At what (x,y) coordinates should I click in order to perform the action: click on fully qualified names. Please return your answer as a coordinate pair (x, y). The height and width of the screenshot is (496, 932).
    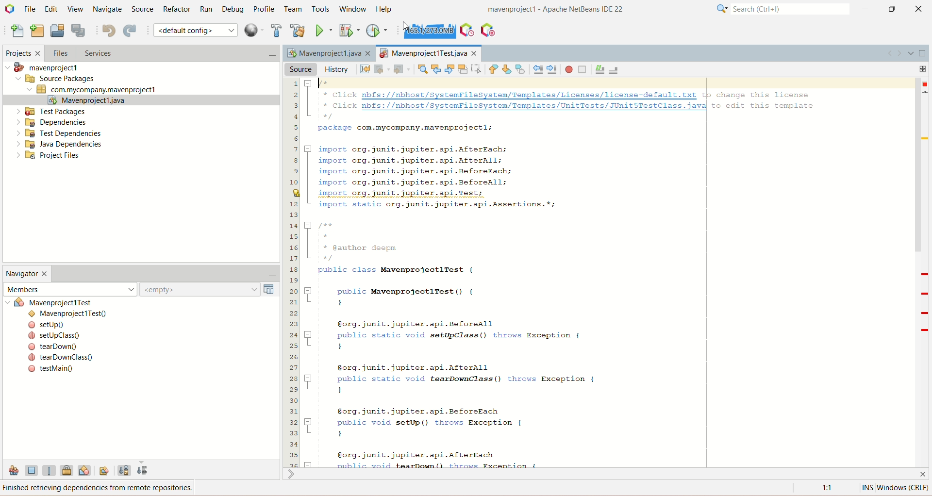
    Looking at the image, I should click on (105, 470).